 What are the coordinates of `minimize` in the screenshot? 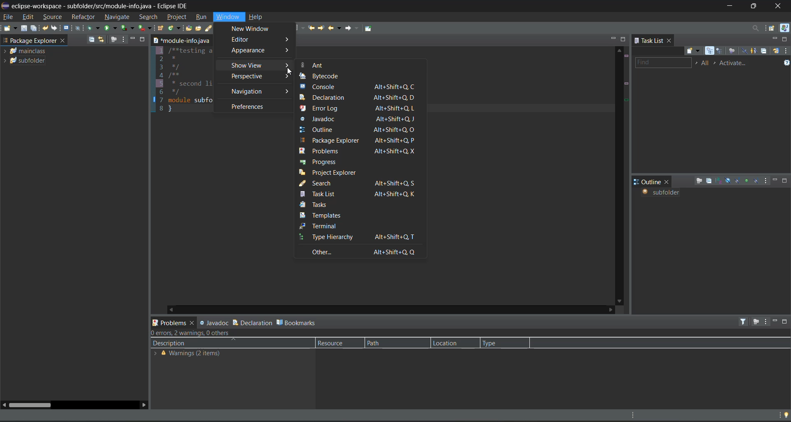 It's located at (613, 39).